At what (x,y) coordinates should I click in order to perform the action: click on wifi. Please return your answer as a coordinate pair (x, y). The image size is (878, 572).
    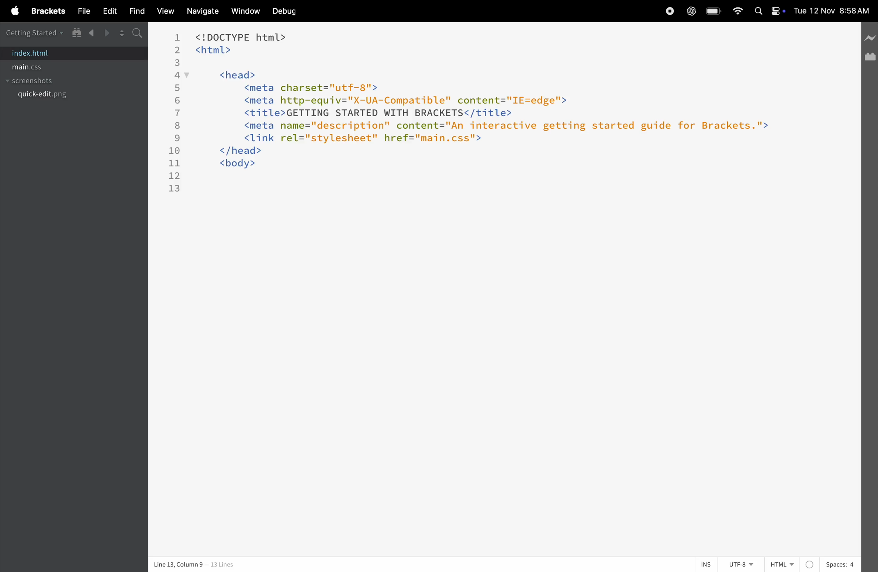
    Looking at the image, I should click on (736, 11).